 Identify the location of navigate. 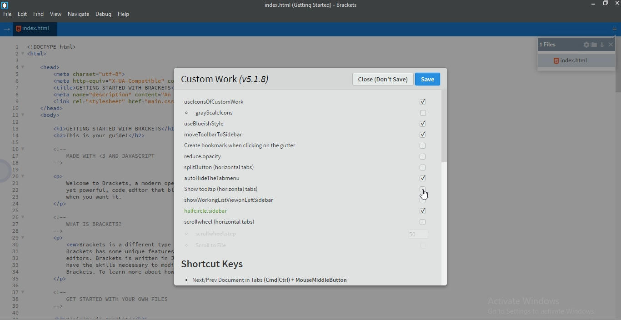
(79, 14).